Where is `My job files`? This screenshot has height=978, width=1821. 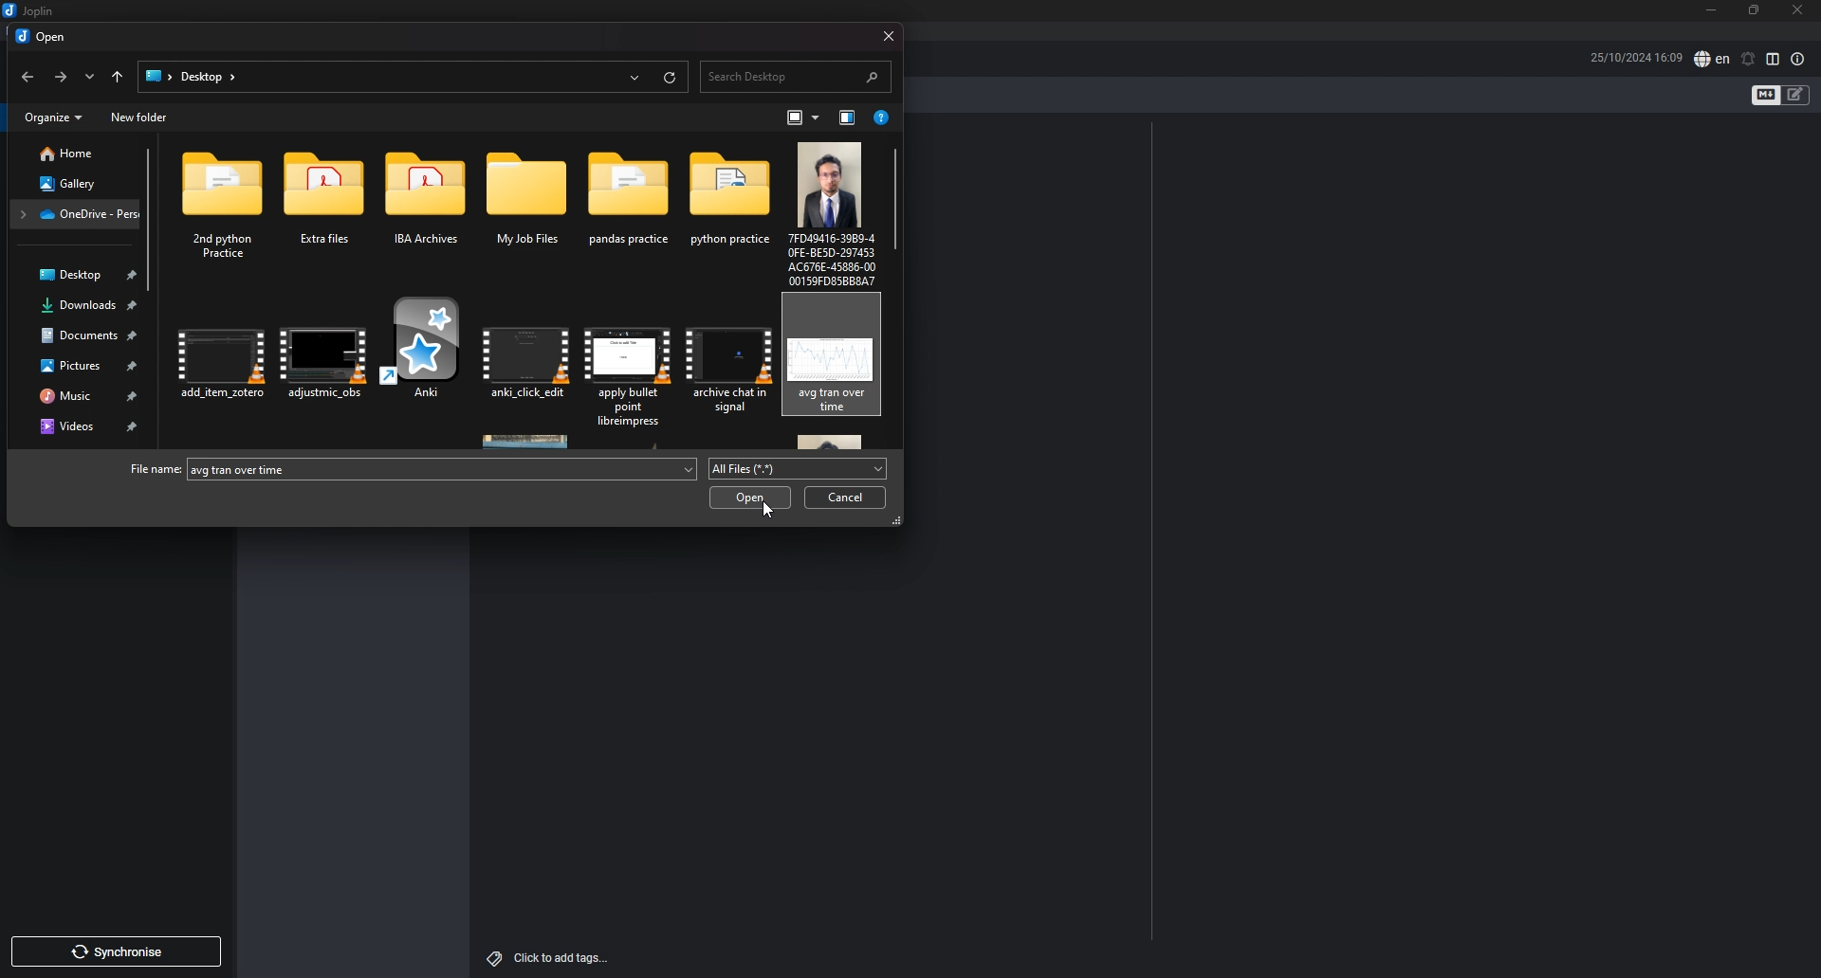
My job files is located at coordinates (524, 209).